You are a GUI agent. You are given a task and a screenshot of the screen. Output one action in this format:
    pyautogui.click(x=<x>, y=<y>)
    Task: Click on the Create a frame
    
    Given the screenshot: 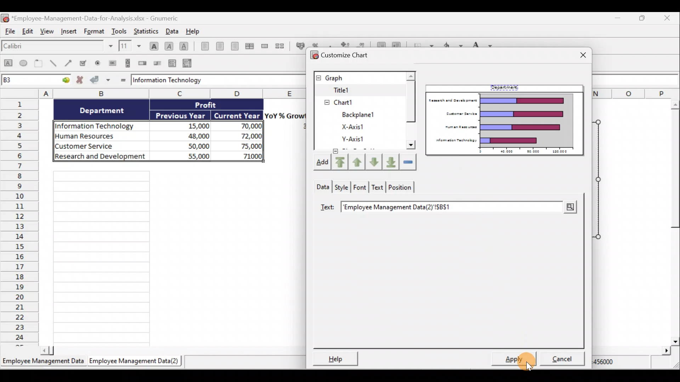 What is the action you would take?
    pyautogui.click(x=39, y=63)
    